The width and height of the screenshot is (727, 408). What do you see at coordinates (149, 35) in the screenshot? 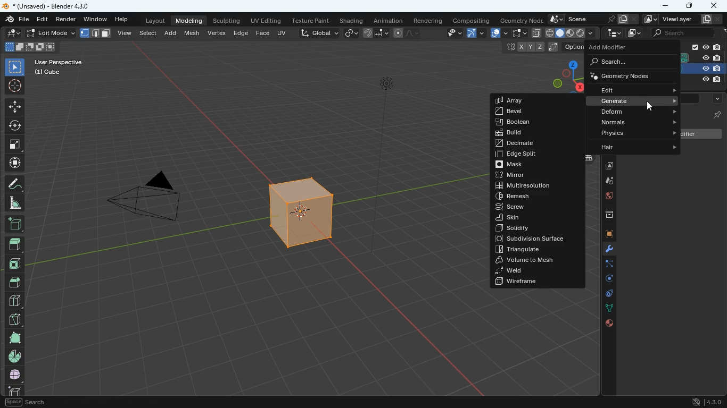
I see `select` at bounding box center [149, 35].